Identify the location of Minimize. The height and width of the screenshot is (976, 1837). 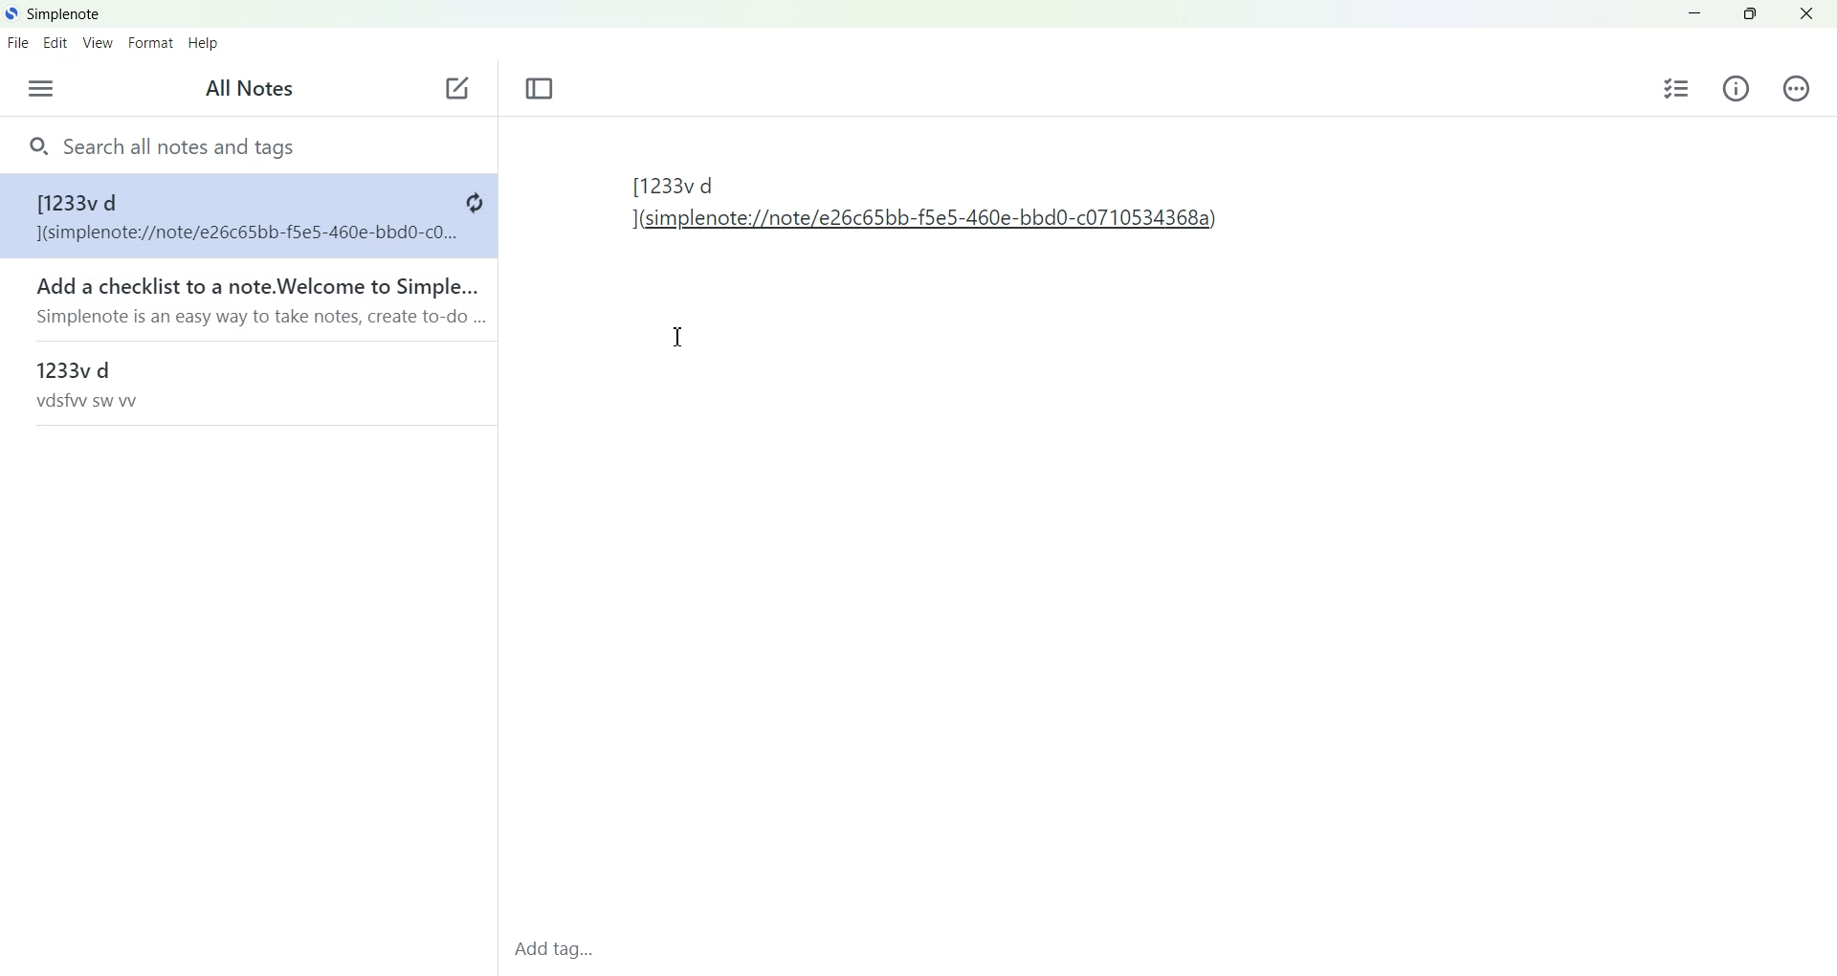
(1695, 14).